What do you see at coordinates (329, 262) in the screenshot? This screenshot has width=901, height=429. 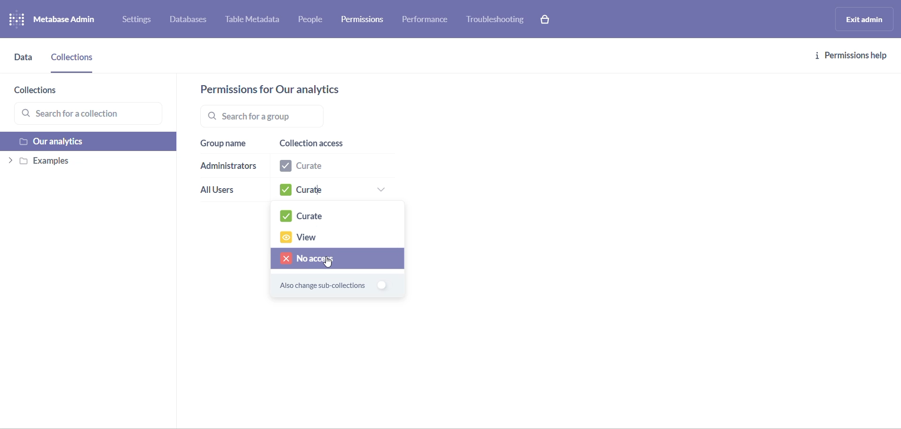 I see `cursor` at bounding box center [329, 262].